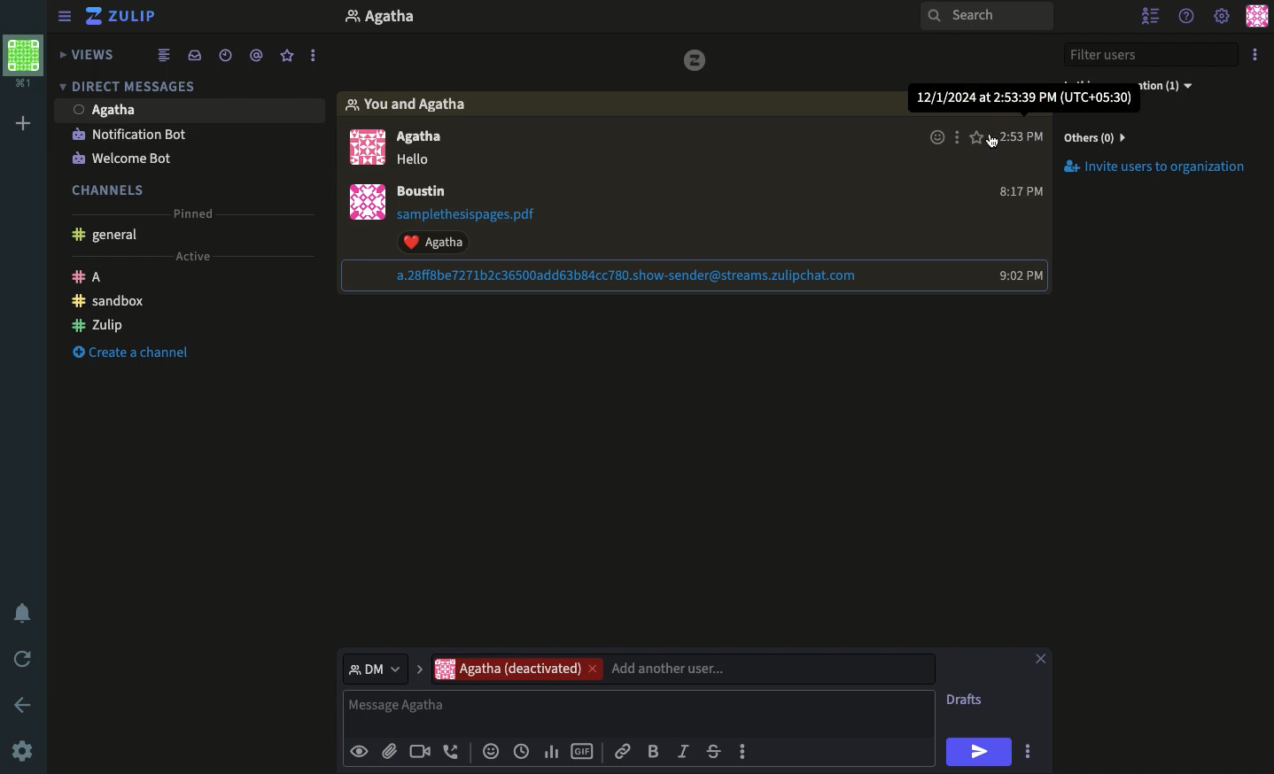 The image size is (1274, 774). I want to click on Channels, so click(110, 190).